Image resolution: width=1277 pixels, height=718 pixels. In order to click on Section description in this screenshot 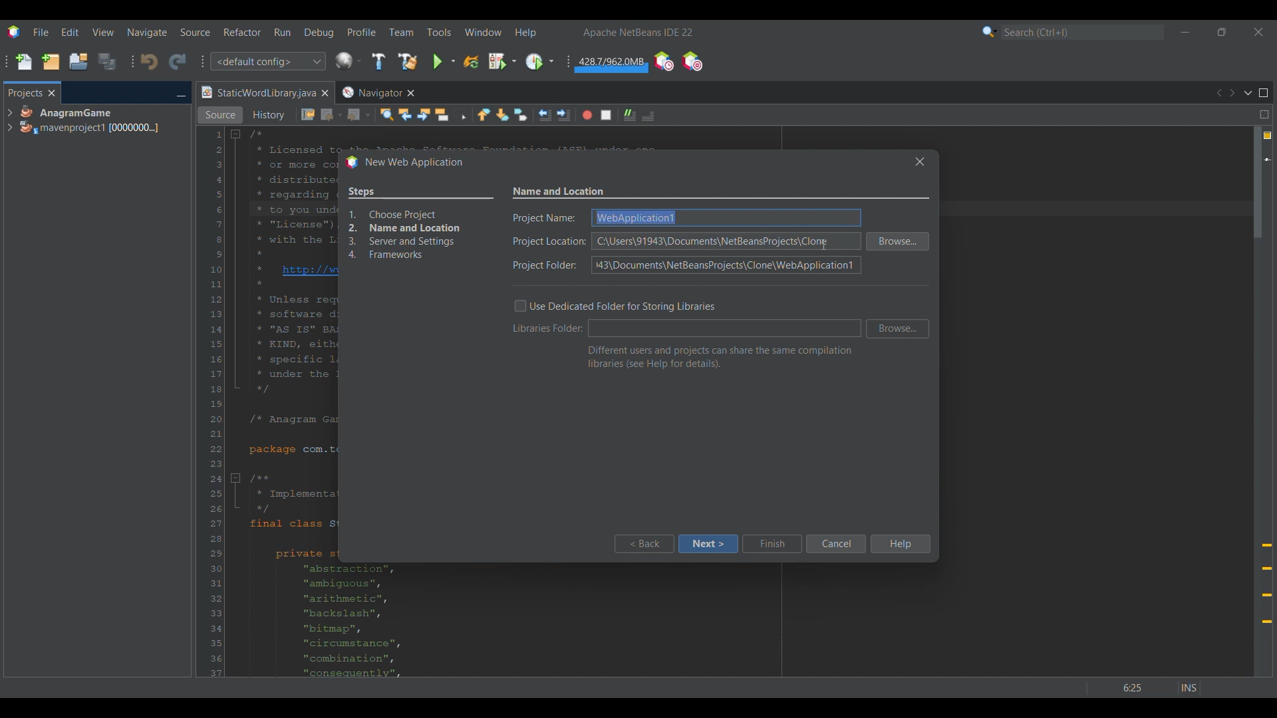, I will do `click(720, 357)`.